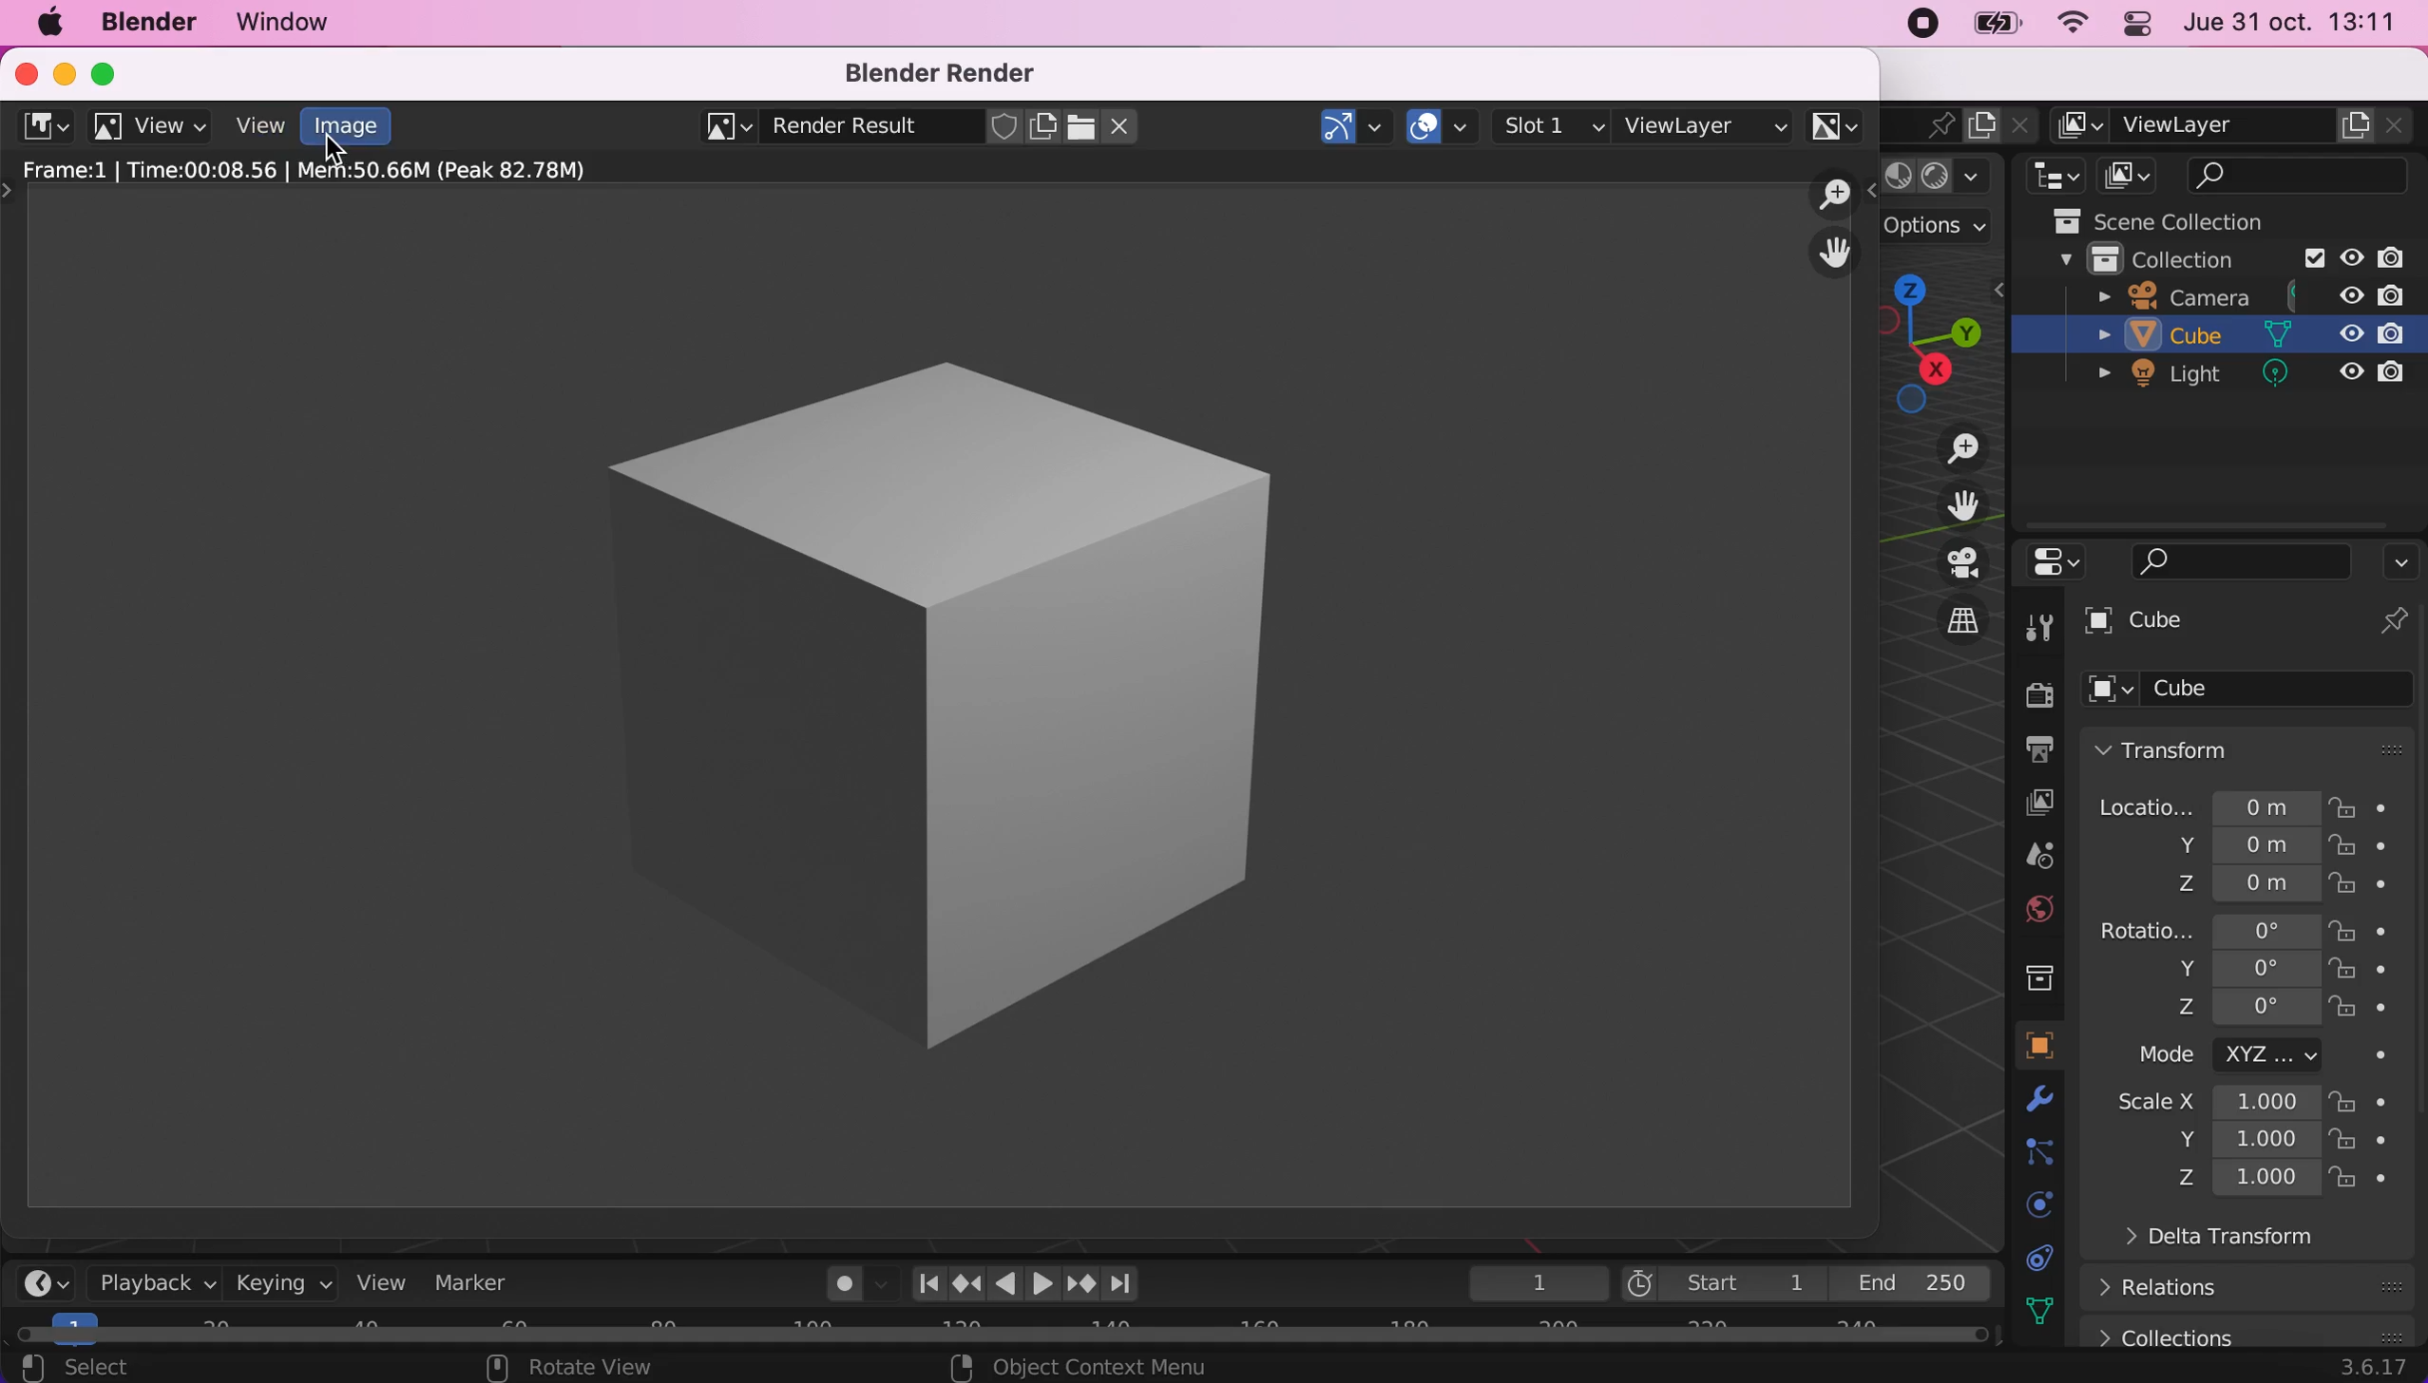  What do you see at coordinates (282, 1284) in the screenshot?
I see `keying` at bounding box center [282, 1284].